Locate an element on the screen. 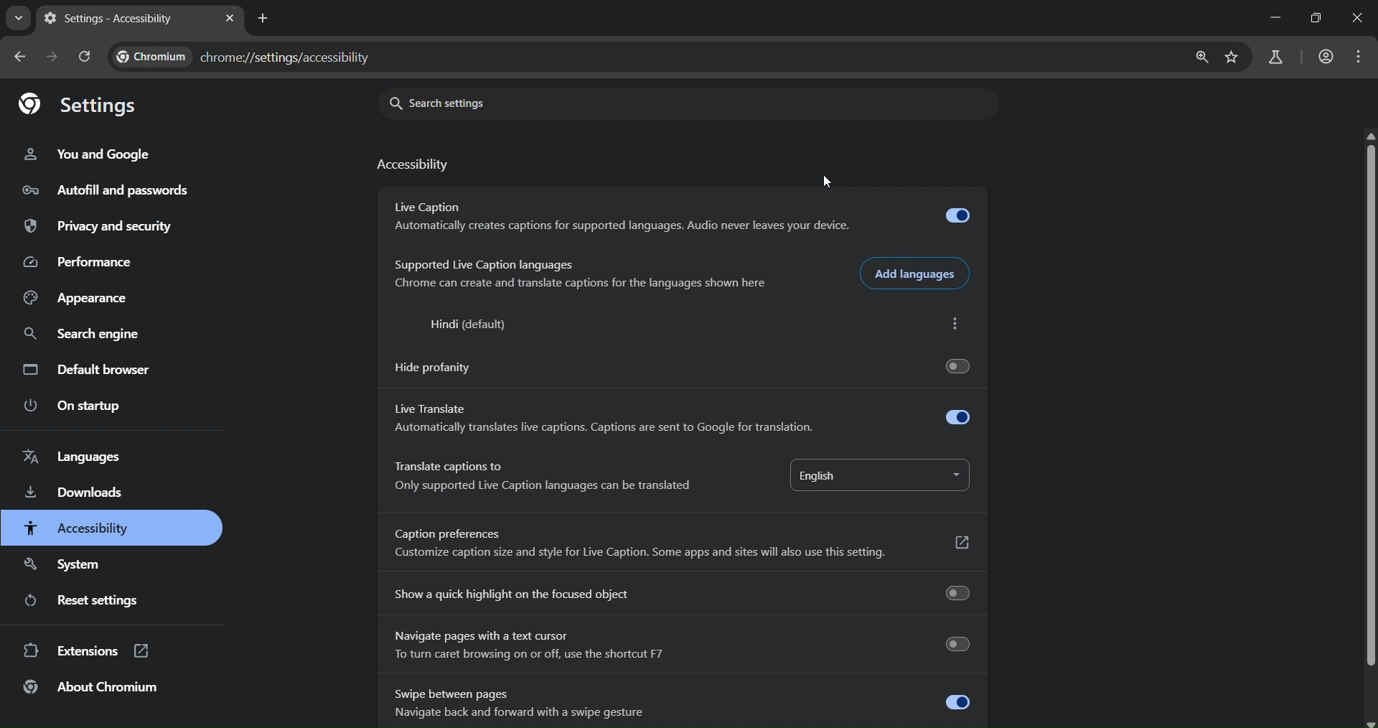 This screenshot has height=728, width=1378. settings is located at coordinates (80, 105).